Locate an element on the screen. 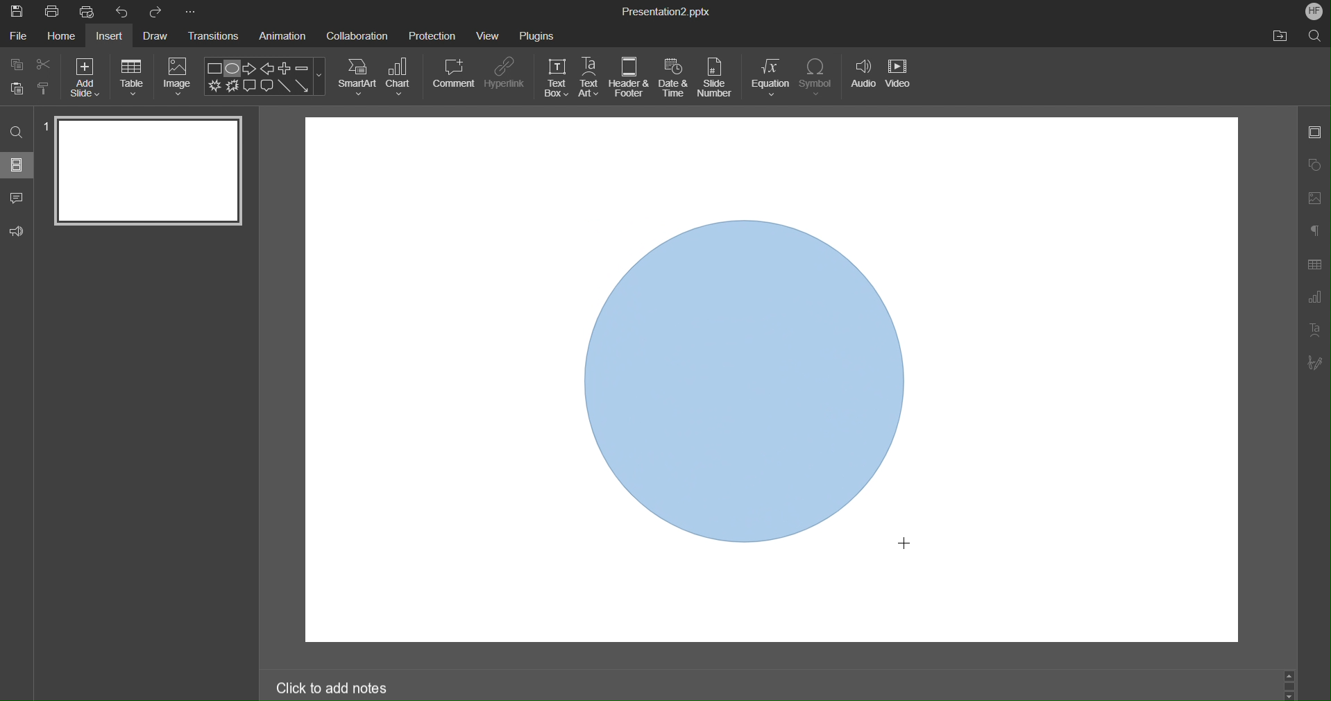 Image resolution: width=1331 pixels, height=701 pixels. Feedback & Support is located at coordinates (17, 230).